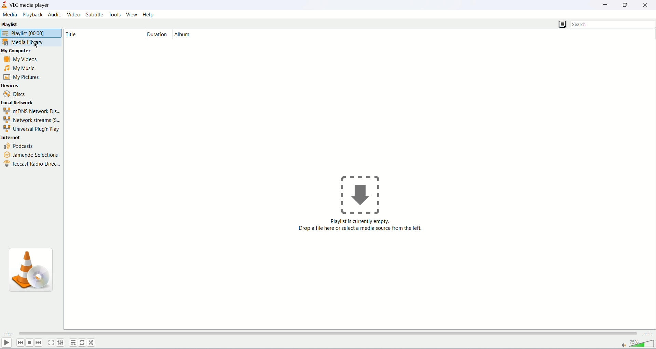  I want to click on shuffle, so click(92, 343).